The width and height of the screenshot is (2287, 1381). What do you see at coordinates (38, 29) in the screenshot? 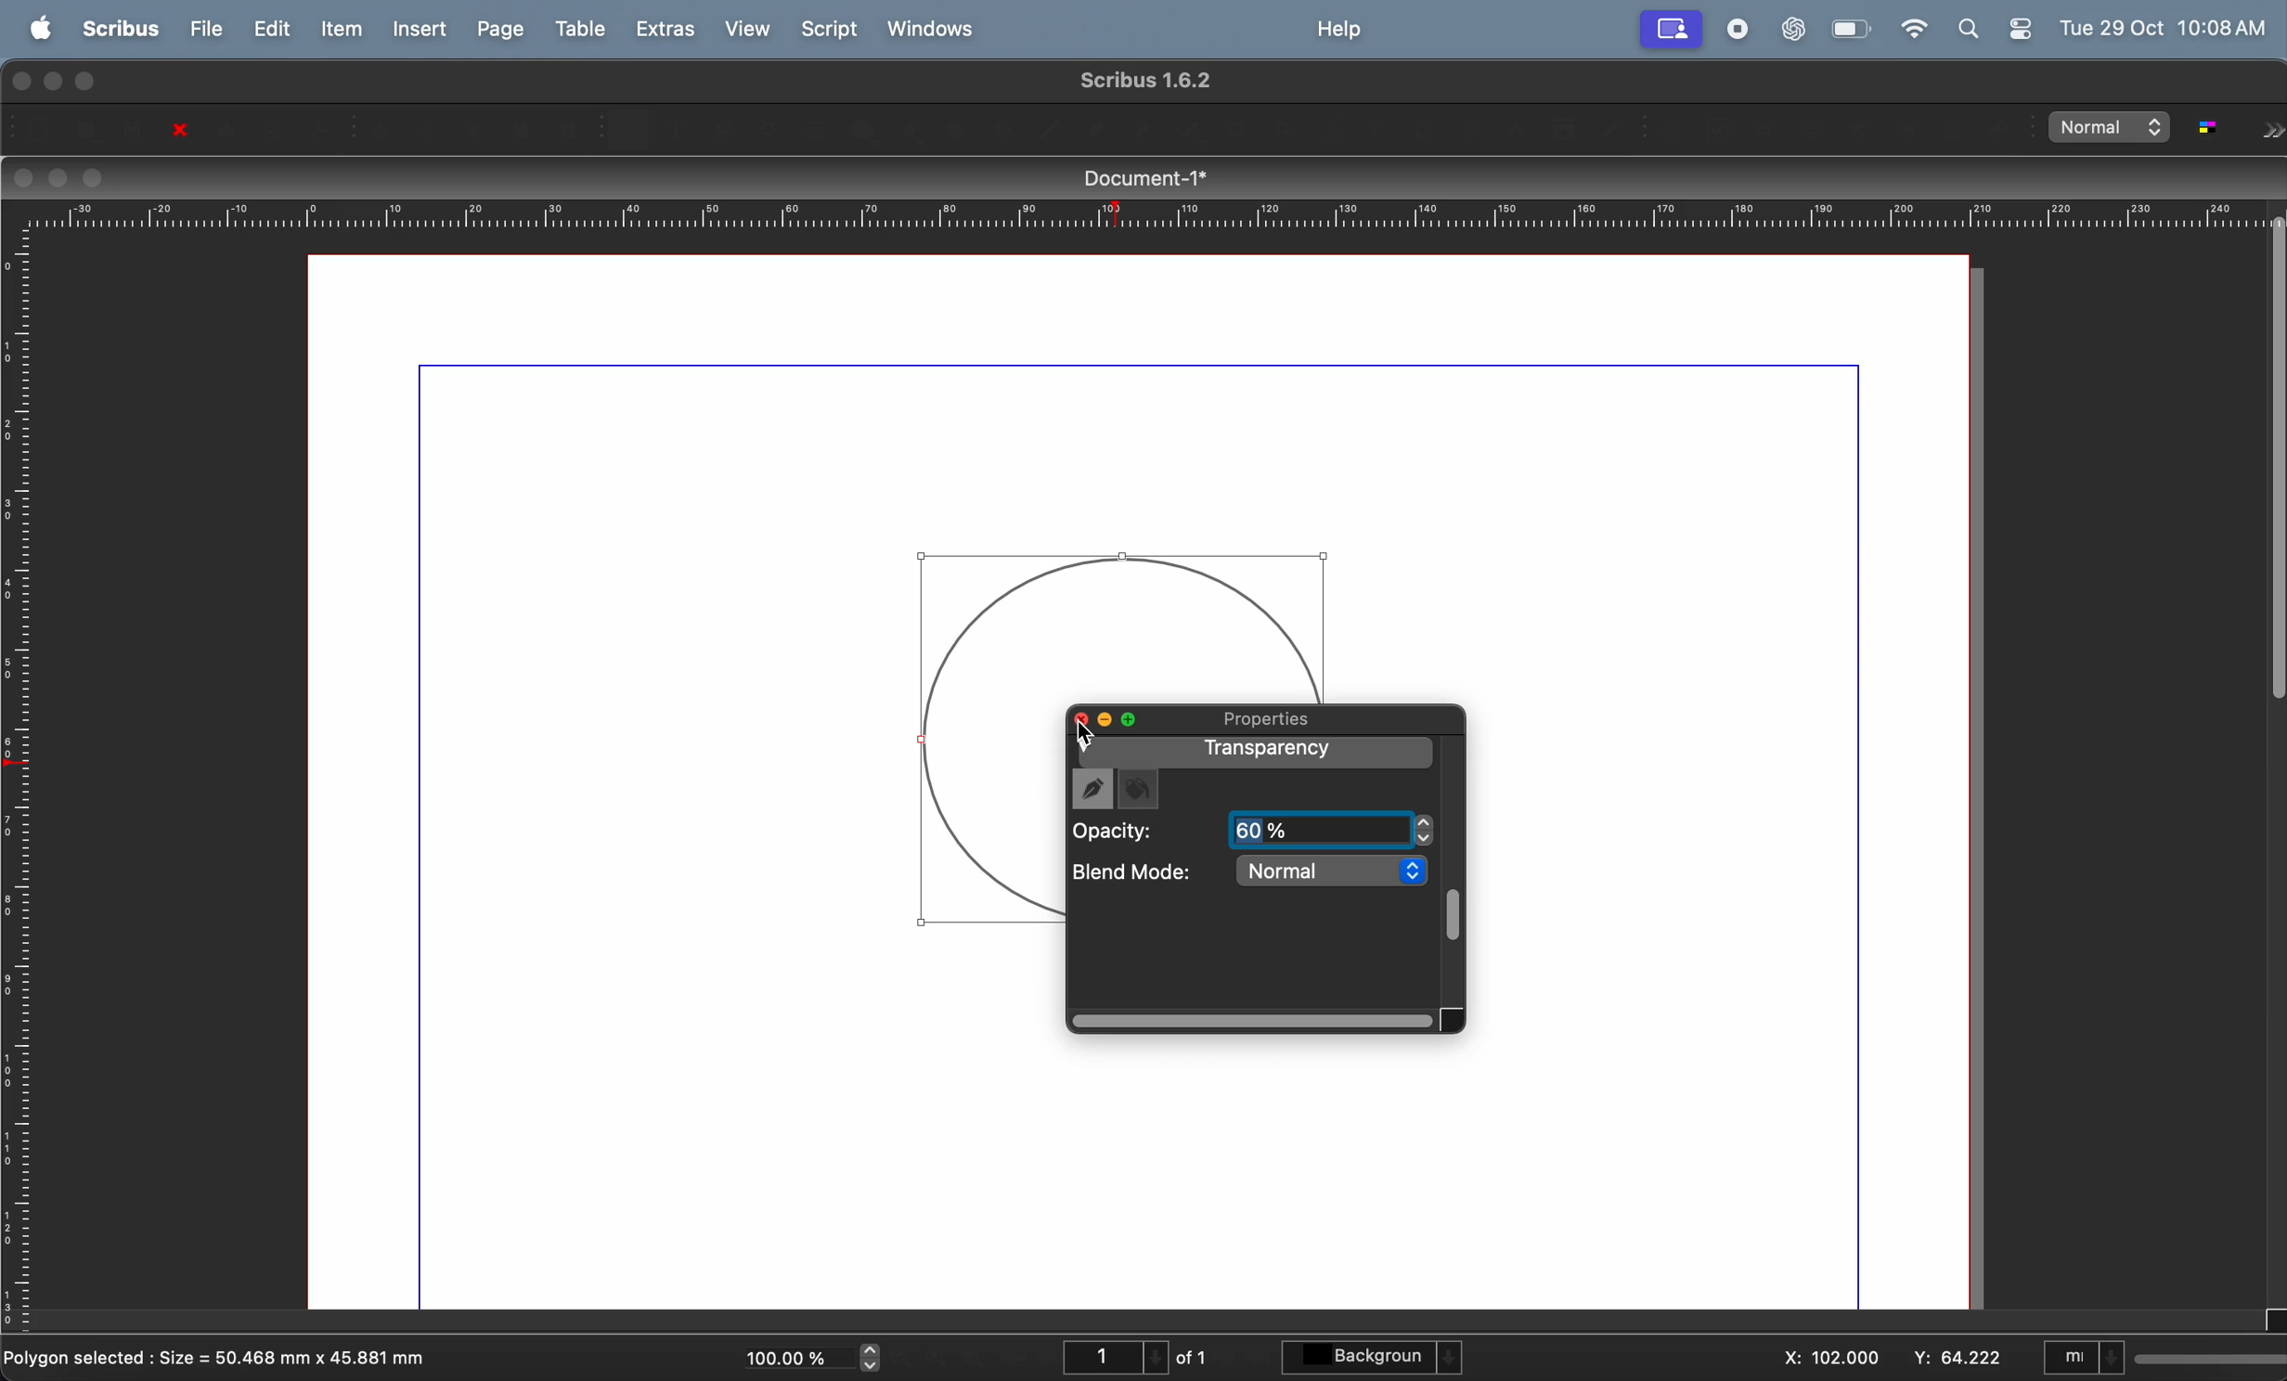
I see `apple menu` at bounding box center [38, 29].